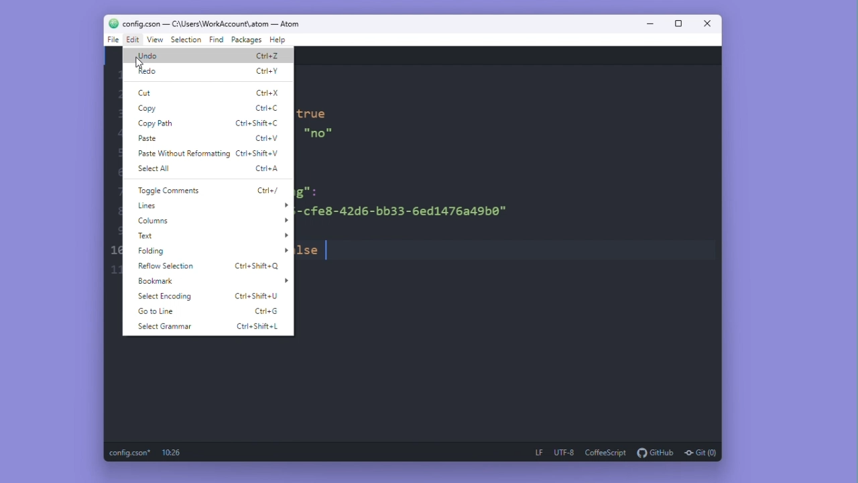 The height and width of the screenshot is (483, 858). Describe the element at coordinates (605, 451) in the screenshot. I see `coffeescript` at that location.